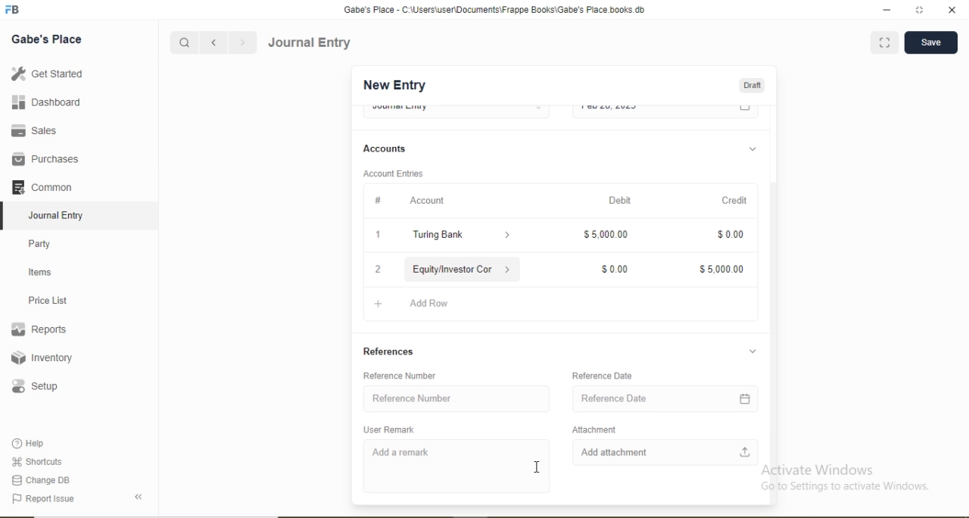  Describe the element at coordinates (508, 270) in the screenshot. I see `Dropdown` at that location.